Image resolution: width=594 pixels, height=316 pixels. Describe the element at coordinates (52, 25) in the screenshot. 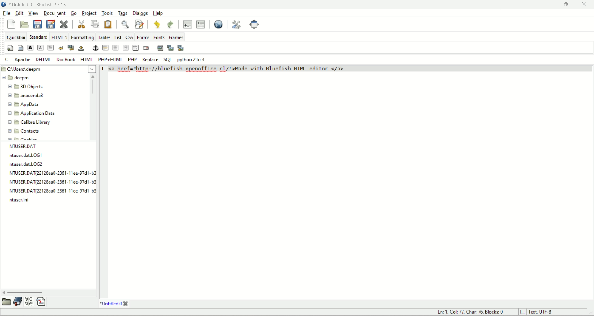

I see `save file as` at that location.